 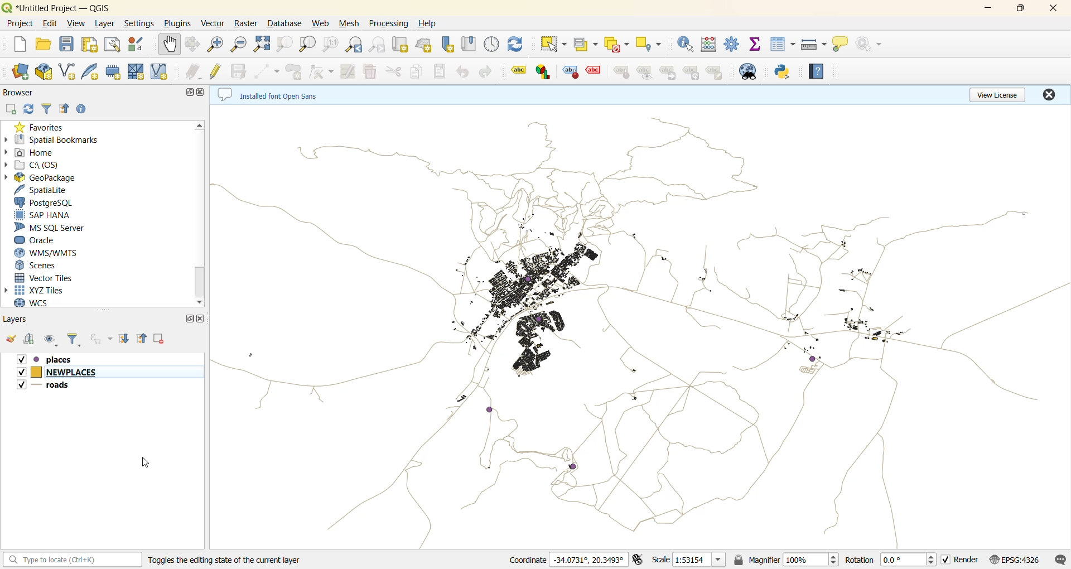 What do you see at coordinates (470, 44) in the screenshot?
I see `show spatial bookmark` at bounding box center [470, 44].